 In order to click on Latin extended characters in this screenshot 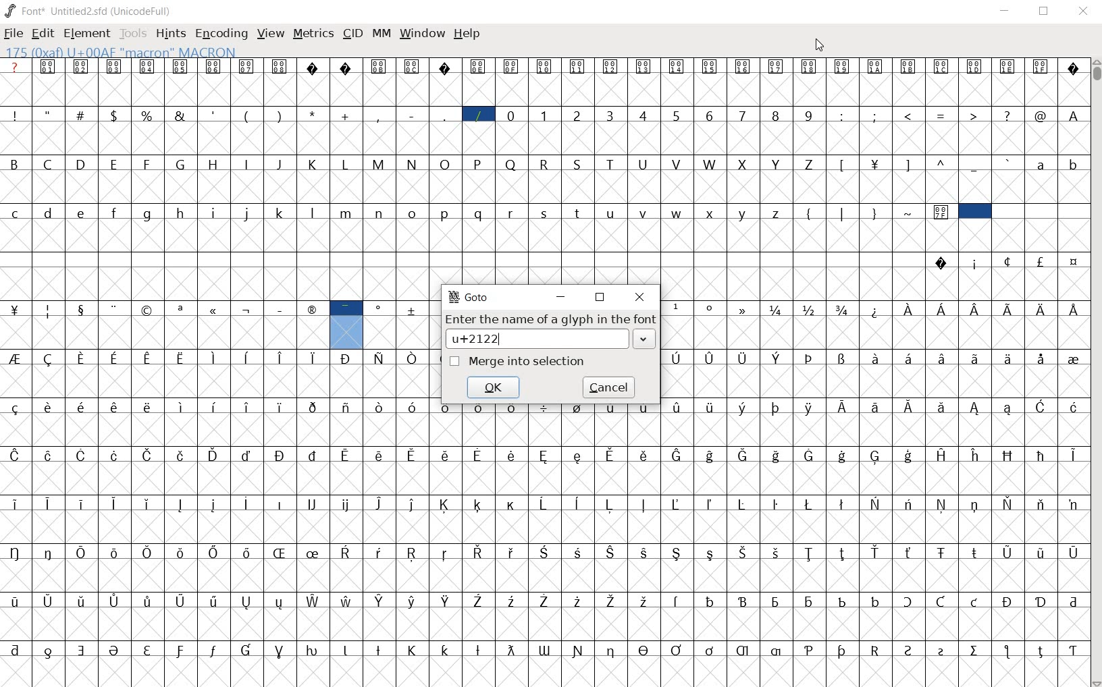, I will do `click(957, 422)`.